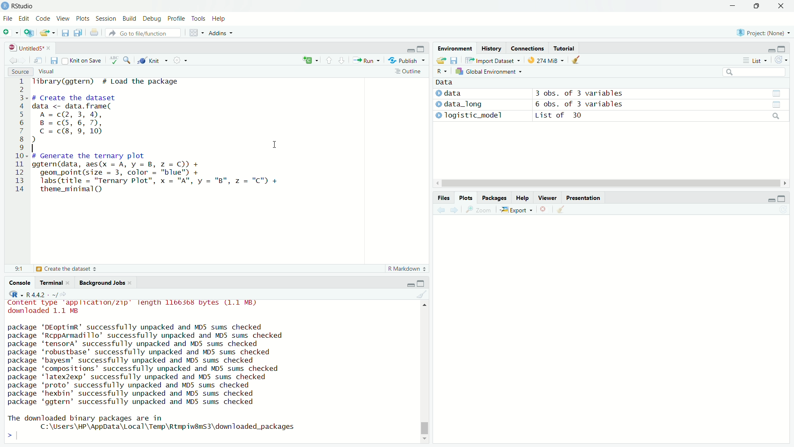 This screenshot has width=794, height=447. What do you see at coordinates (369, 60) in the screenshot?
I see `“+ Run` at bounding box center [369, 60].